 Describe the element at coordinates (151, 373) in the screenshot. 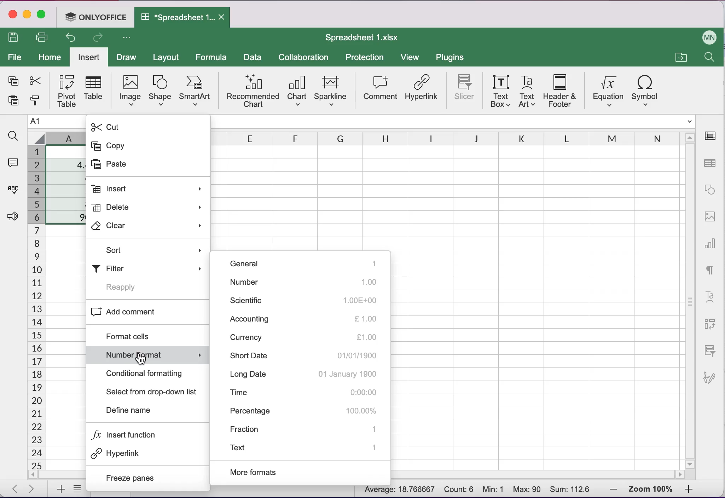

I see `Conditional formatting` at that location.